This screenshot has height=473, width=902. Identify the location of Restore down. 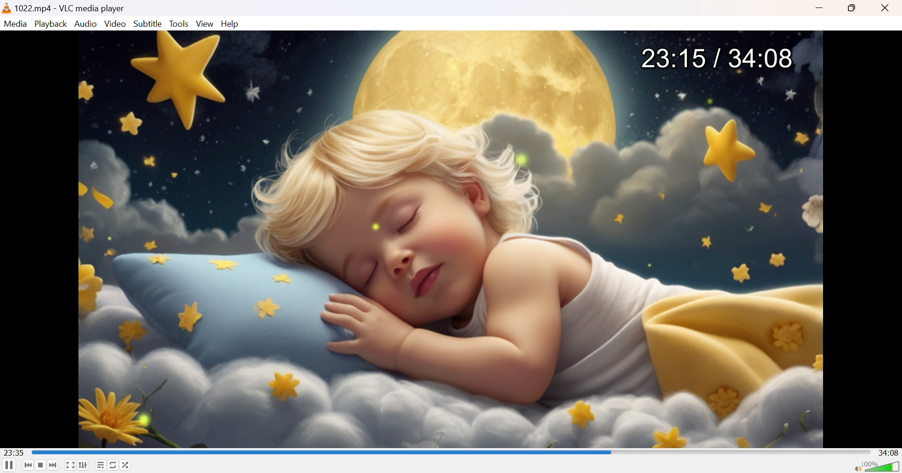
(854, 9).